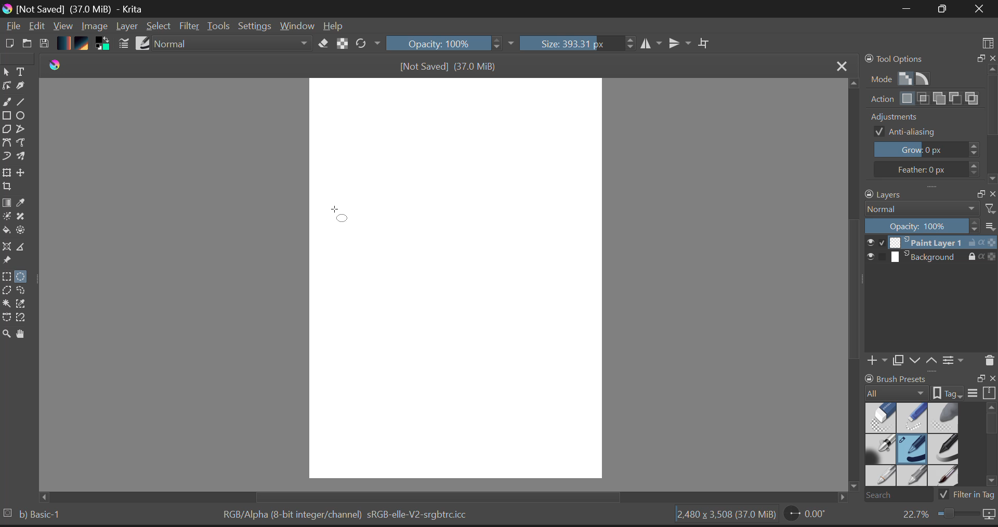 The image size is (998, 527). Describe the element at coordinates (10, 43) in the screenshot. I see `New` at that location.